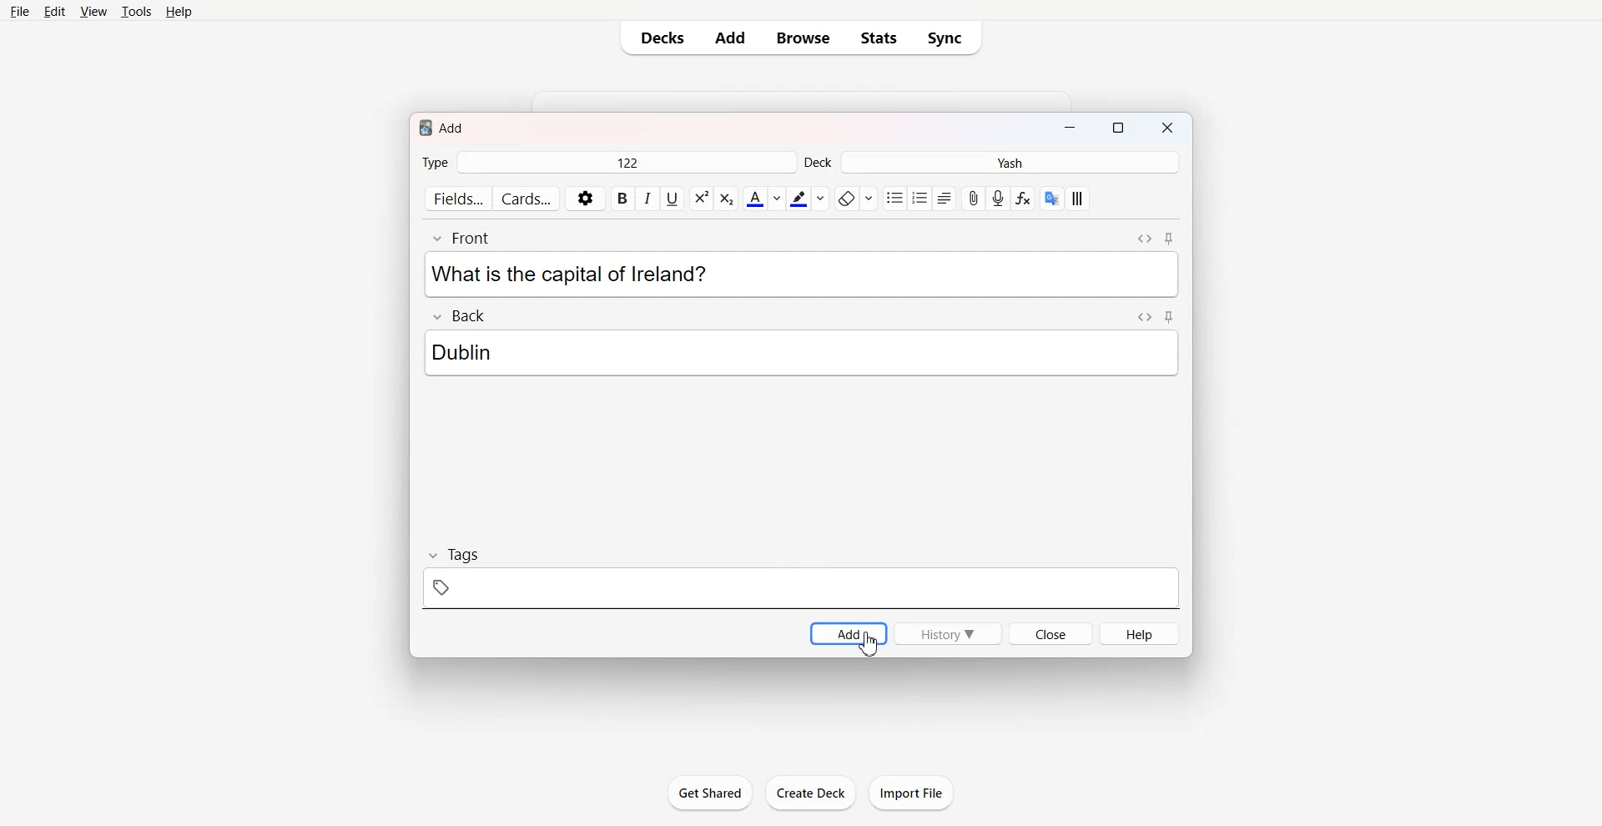 Image resolution: width=1602 pixels, height=826 pixels. What do you see at coordinates (801, 38) in the screenshot?
I see `Browse` at bounding box center [801, 38].